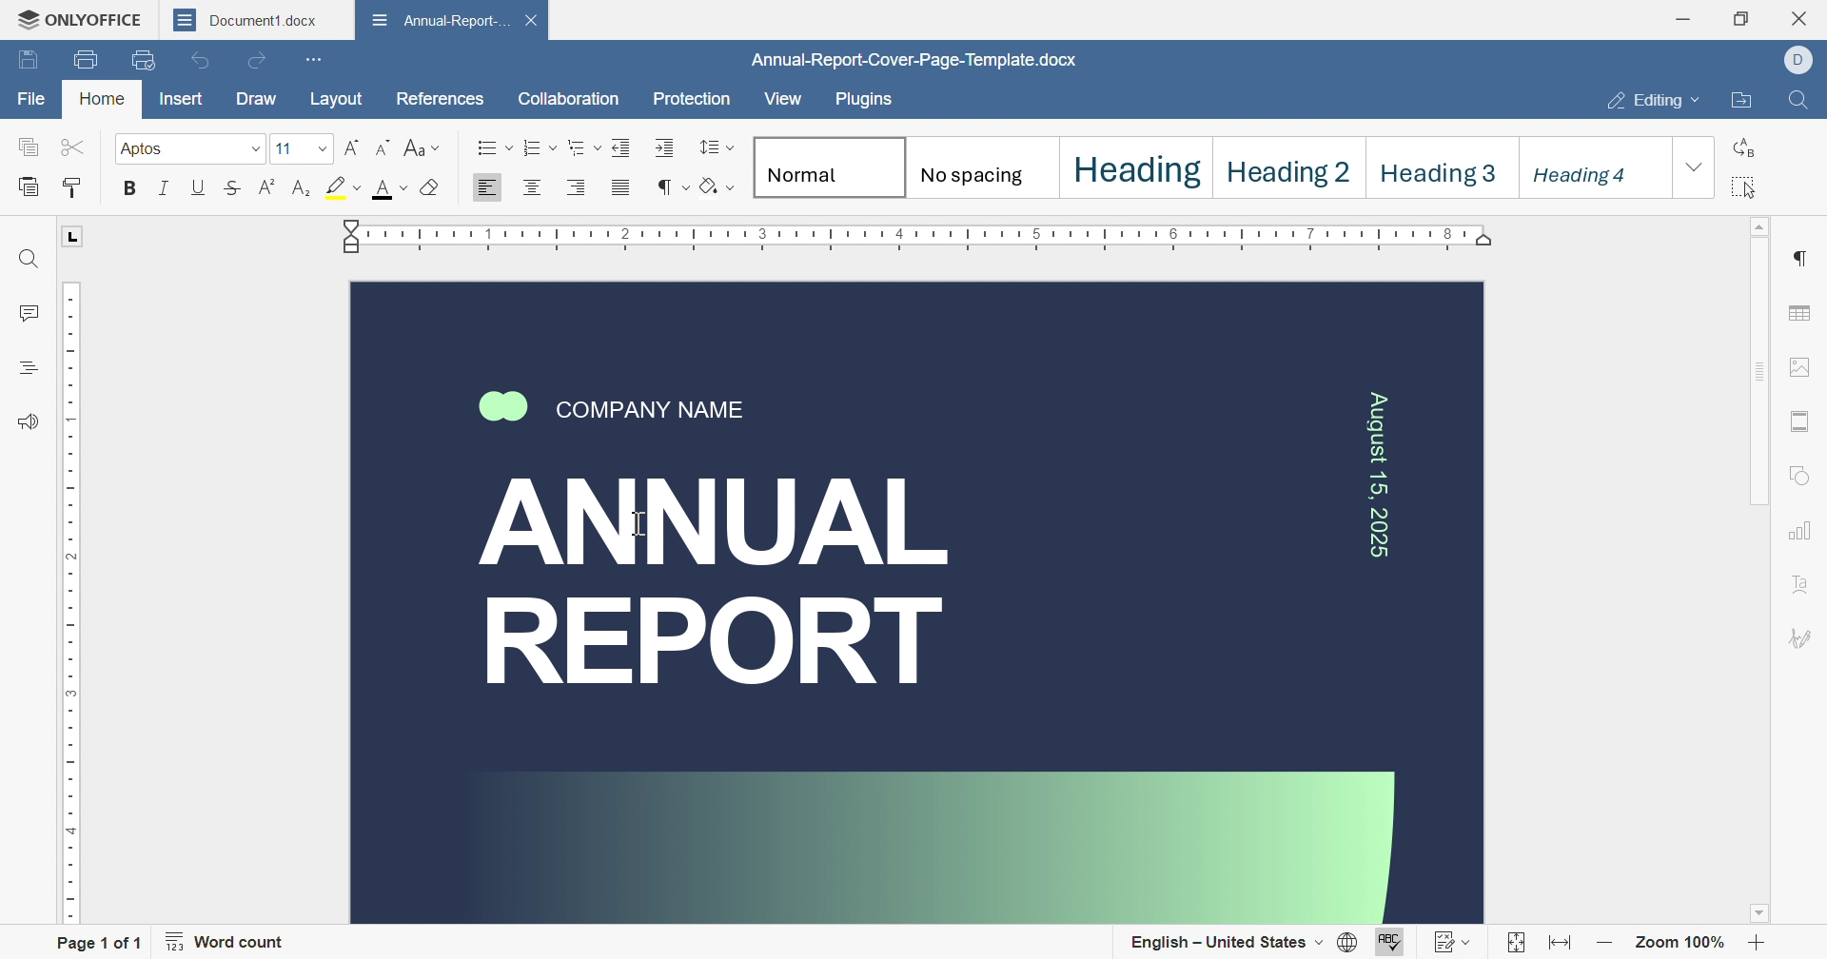  Describe the element at coordinates (619, 146) in the screenshot. I see `decrease indent` at that location.